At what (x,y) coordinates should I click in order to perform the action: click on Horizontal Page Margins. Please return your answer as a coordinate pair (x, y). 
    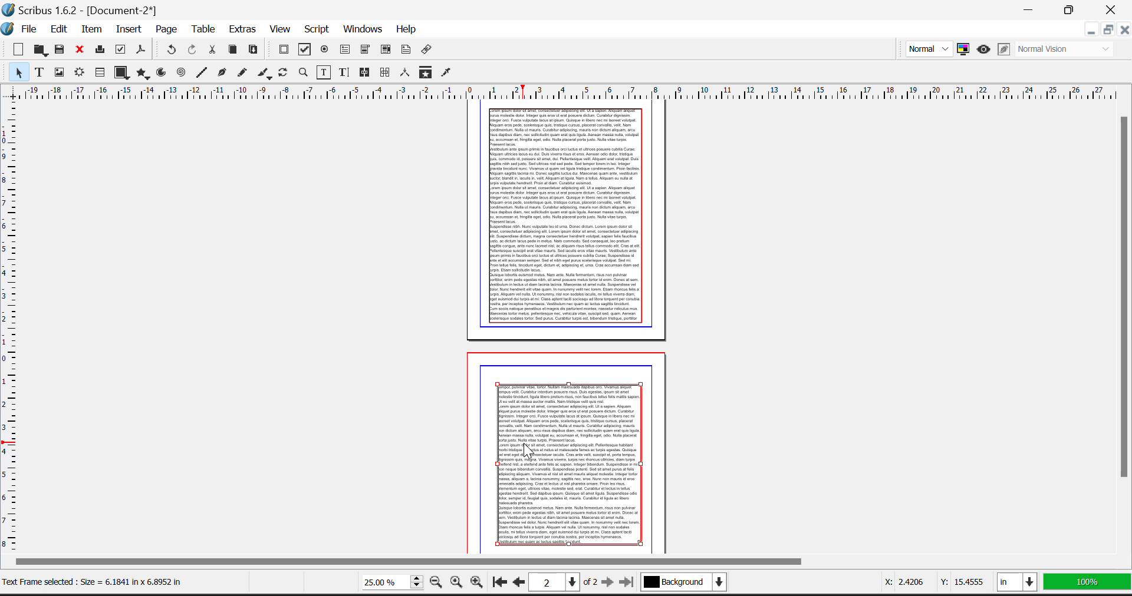
    Looking at the image, I should click on (11, 326).